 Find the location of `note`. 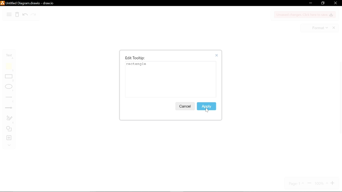

note is located at coordinates (10, 67).